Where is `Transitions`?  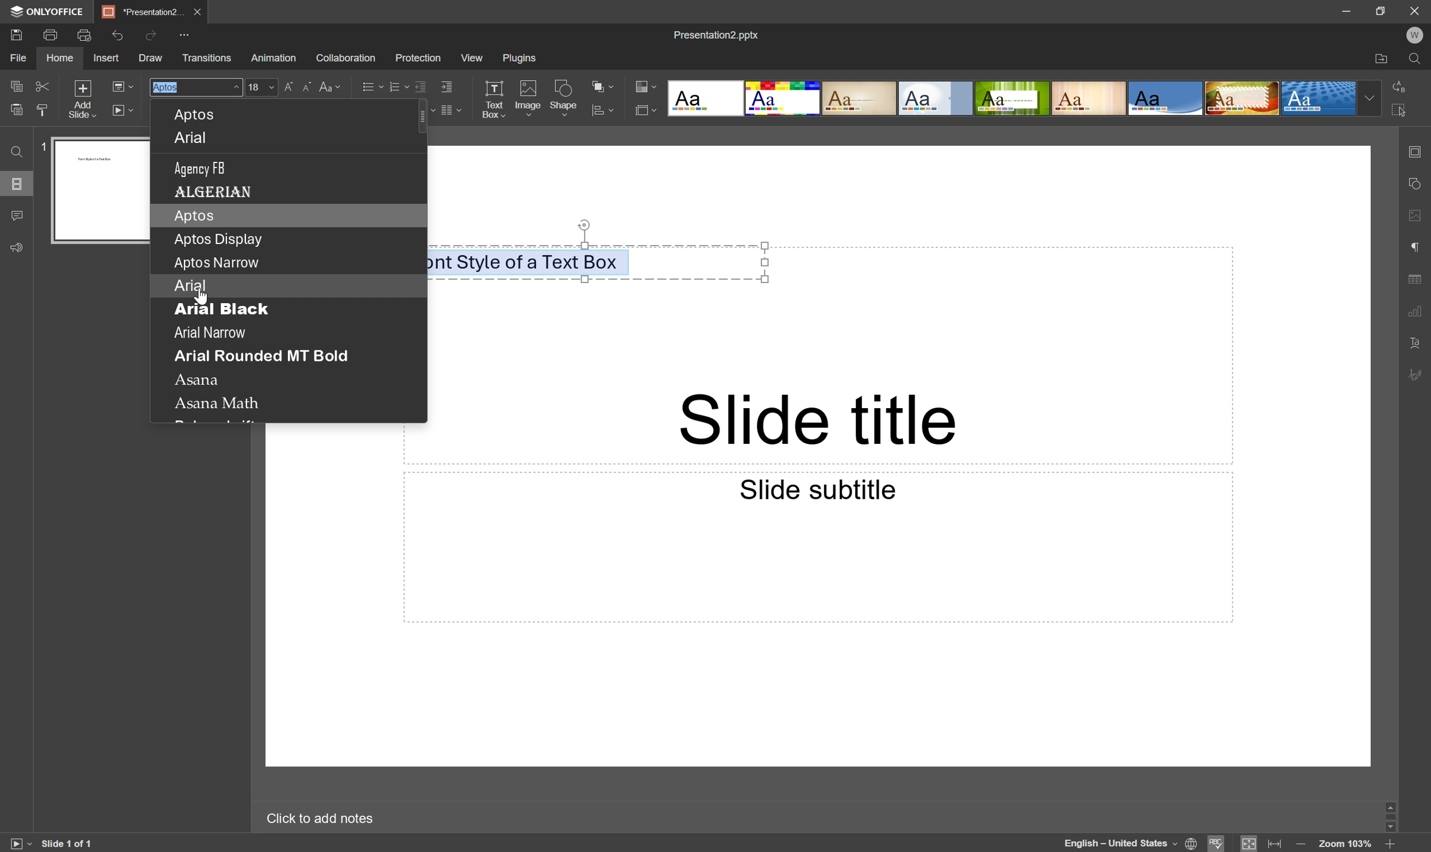
Transitions is located at coordinates (207, 58).